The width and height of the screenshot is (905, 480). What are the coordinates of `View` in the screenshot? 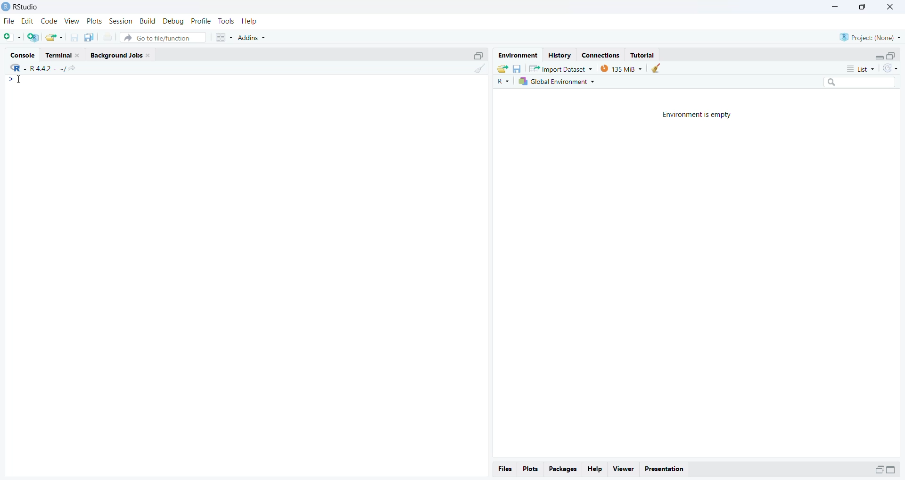 It's located at (71, 21).